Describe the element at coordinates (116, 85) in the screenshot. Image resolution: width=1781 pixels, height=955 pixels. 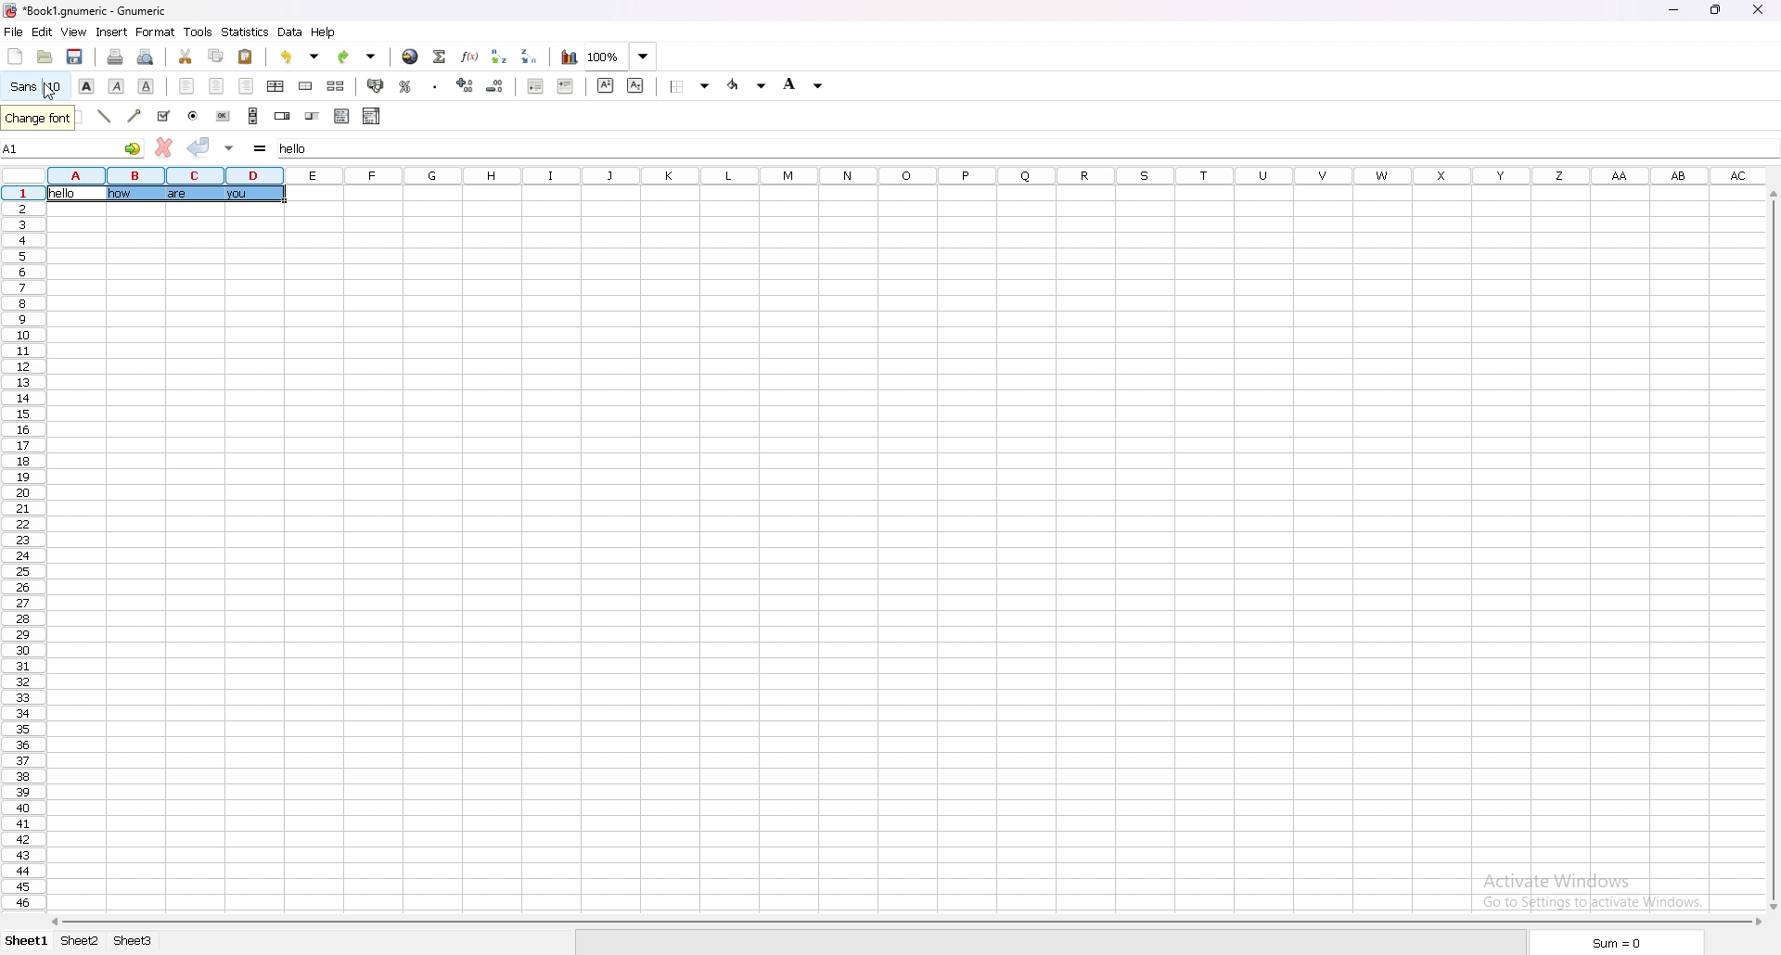
I see `italic` at that location.